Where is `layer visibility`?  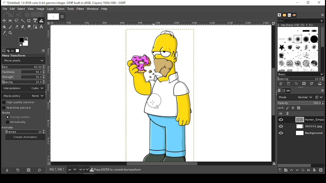 layer visibility is located at coordinates (280, 113).